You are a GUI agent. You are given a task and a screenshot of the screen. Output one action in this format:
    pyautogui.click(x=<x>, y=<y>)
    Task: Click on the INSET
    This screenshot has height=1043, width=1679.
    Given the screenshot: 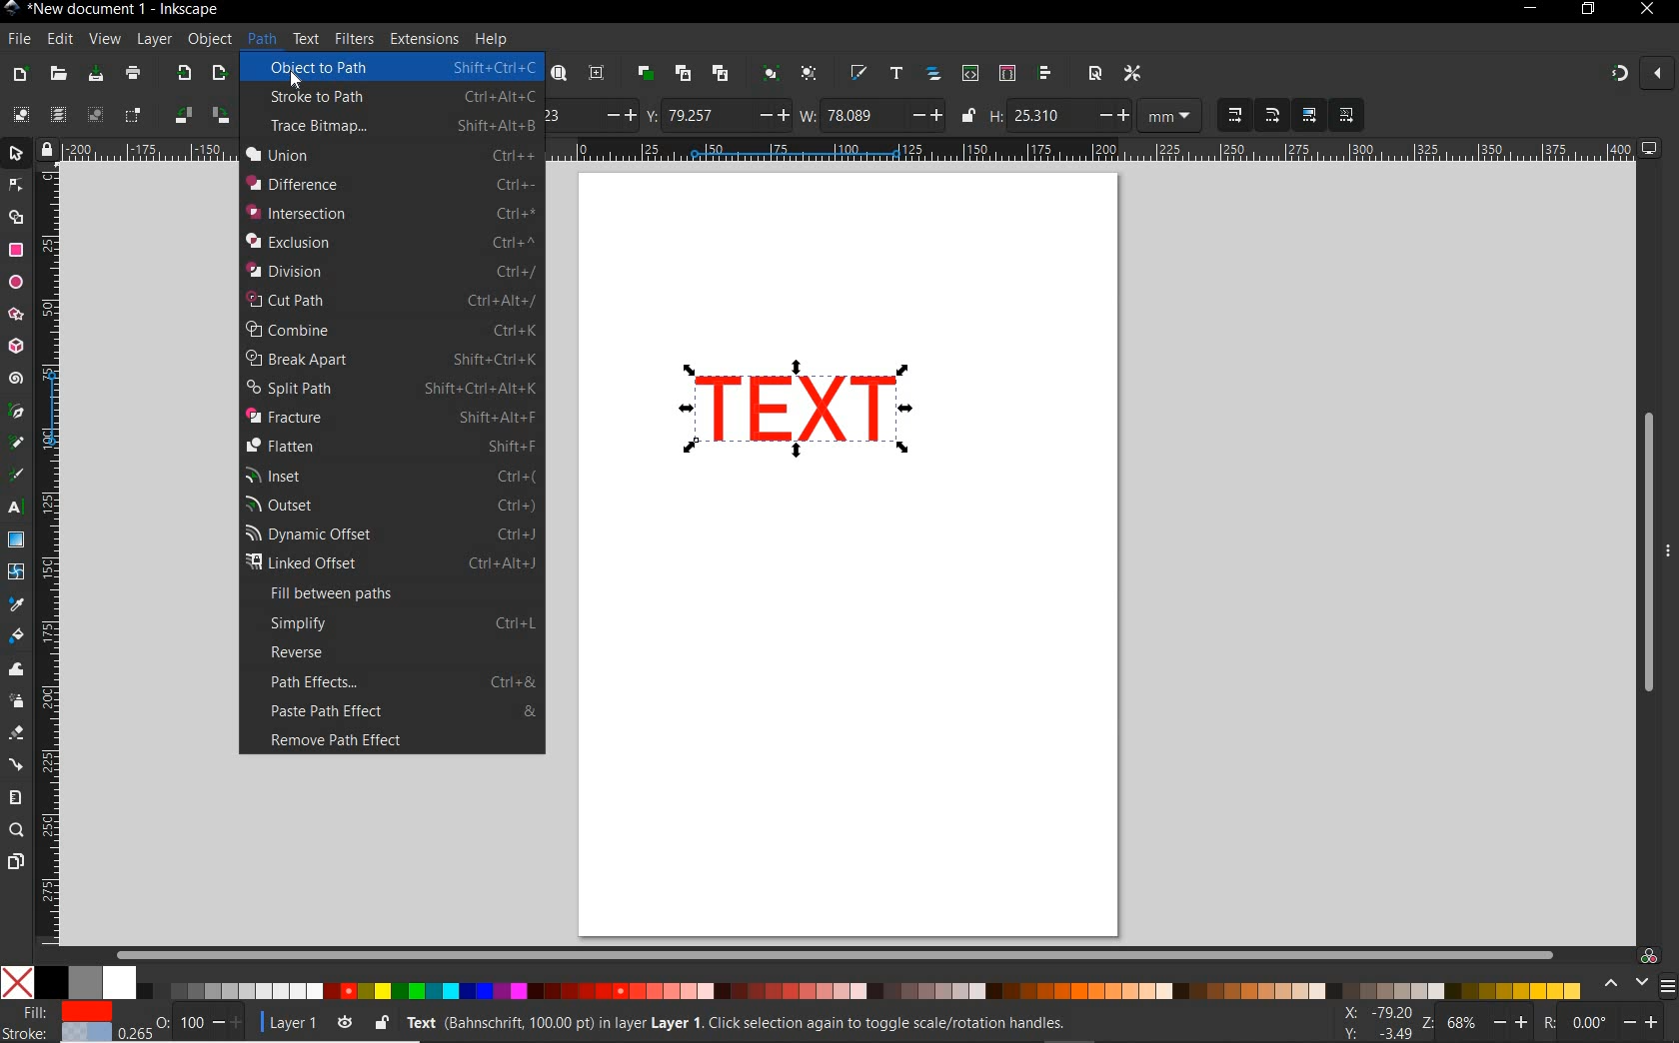 What is the action you would take?
    pyautogui.click(x=390, y=475)
    